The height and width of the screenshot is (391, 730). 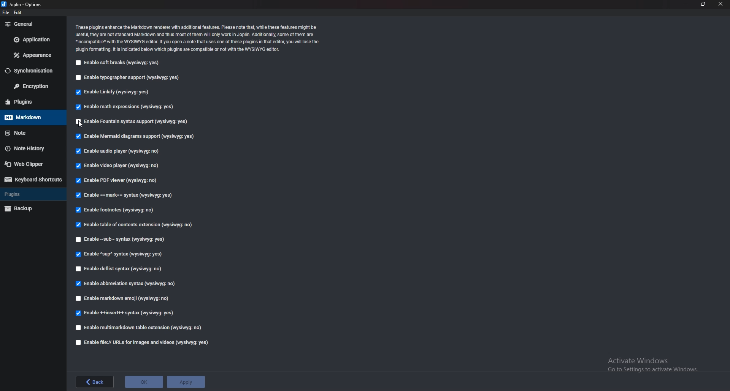 I want to click on options, so click(x=22, y=4).